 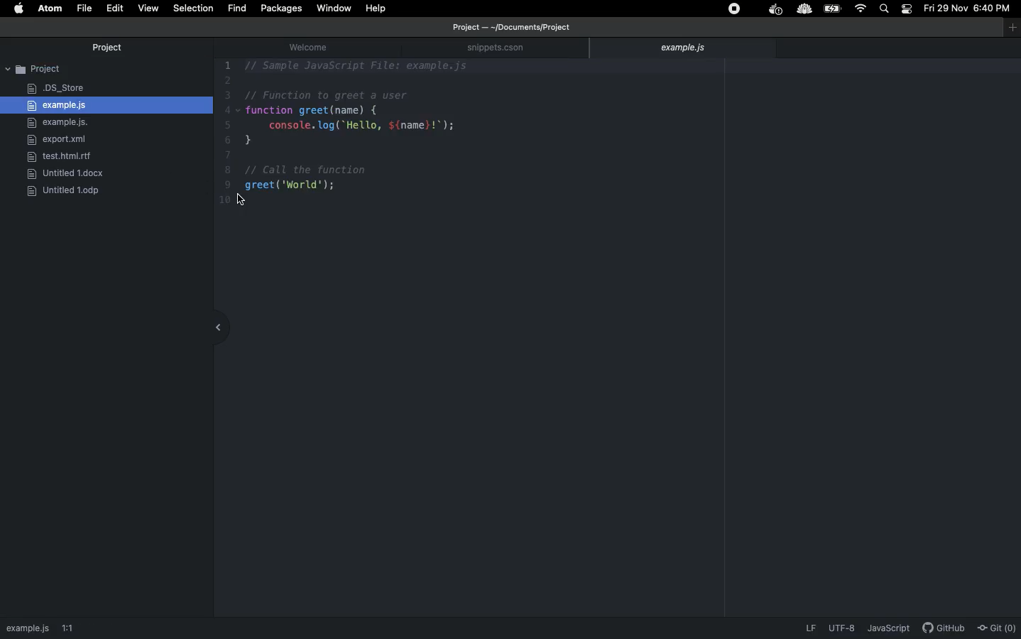 What do you see at coordinates (890, 630) in the screenshot?
I see `JavaScript` at bounding box center [890, 630].